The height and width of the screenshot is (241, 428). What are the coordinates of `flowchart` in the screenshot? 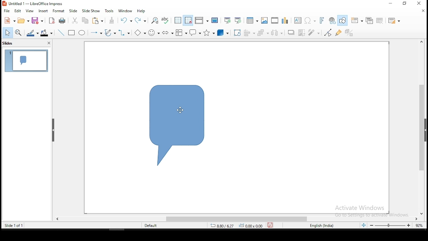 It's located at (181, 33).